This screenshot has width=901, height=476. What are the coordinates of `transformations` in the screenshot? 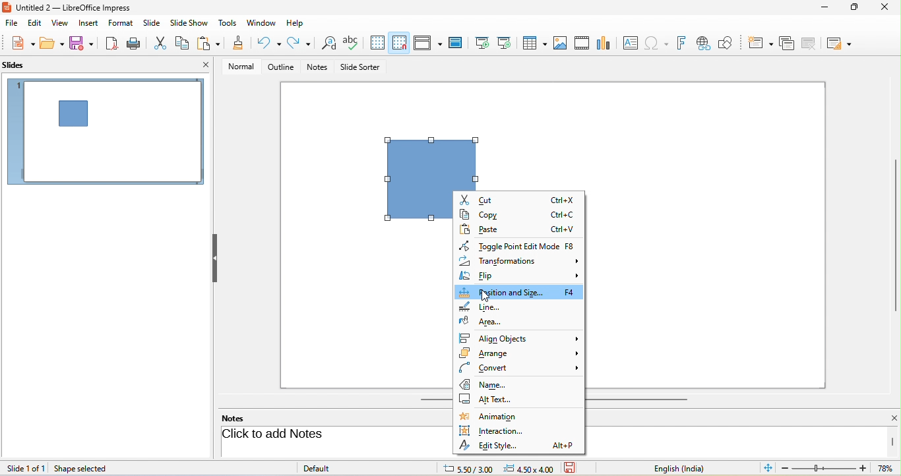 It's located at (519, 262).